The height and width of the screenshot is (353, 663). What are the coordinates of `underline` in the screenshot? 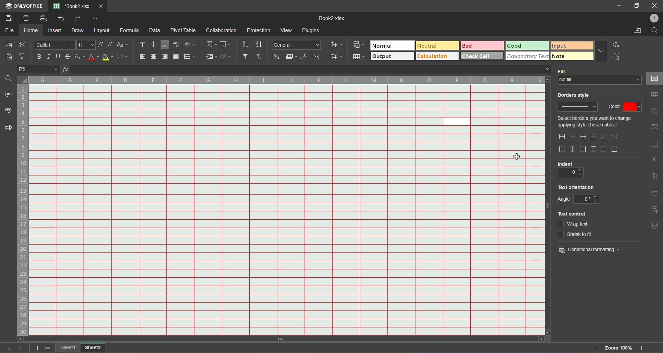 It's located at (58, 56).